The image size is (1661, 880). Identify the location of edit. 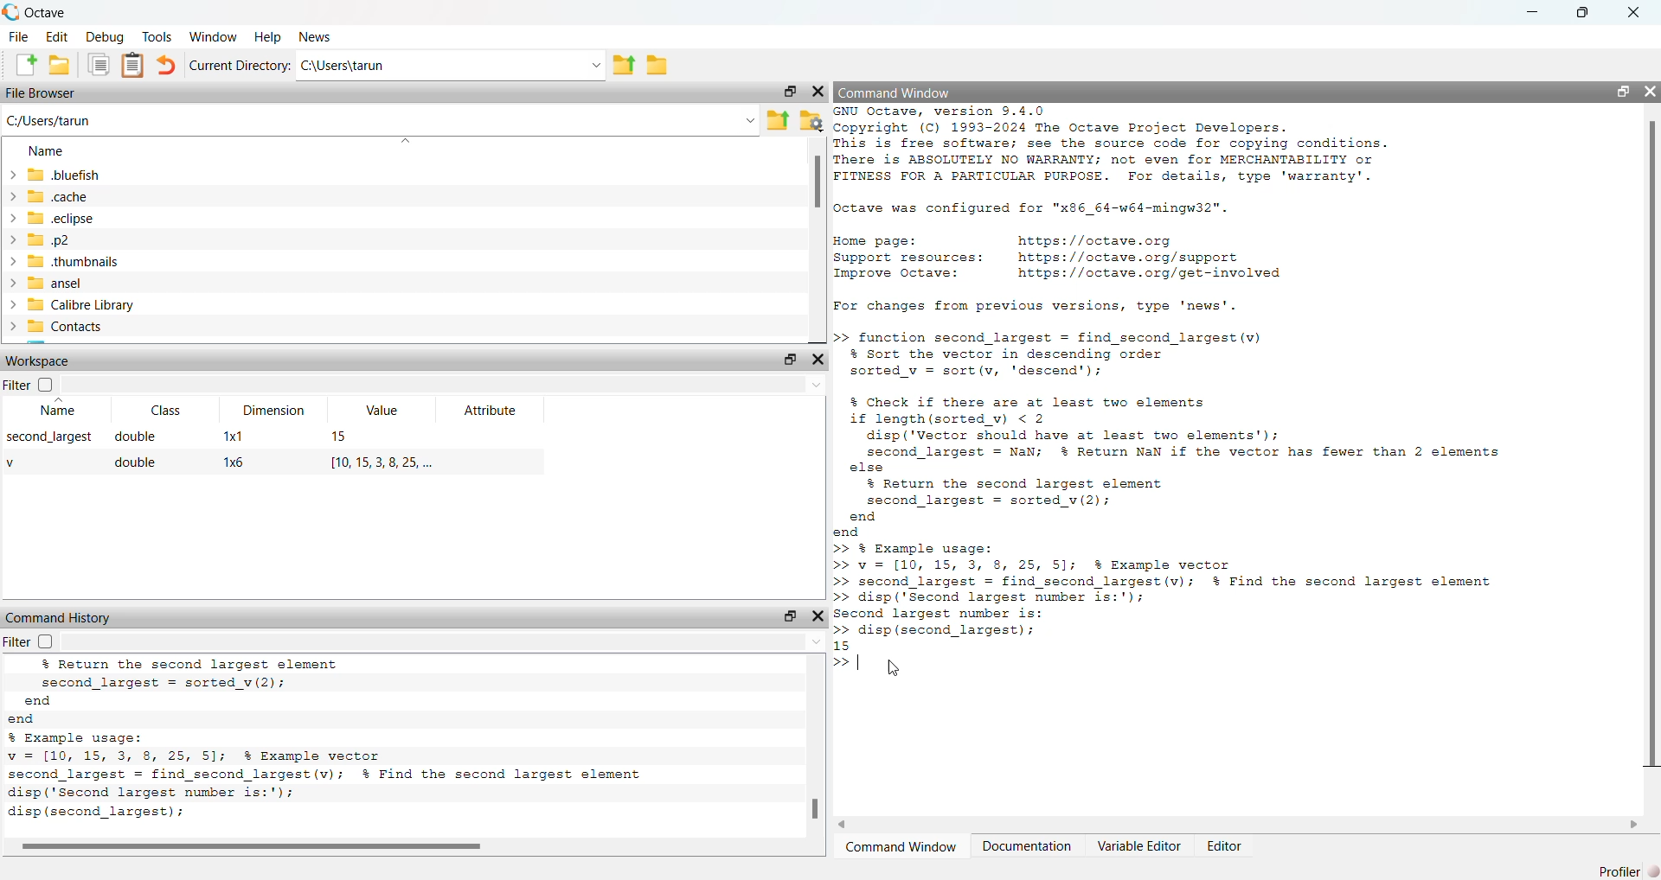
(55, 39).